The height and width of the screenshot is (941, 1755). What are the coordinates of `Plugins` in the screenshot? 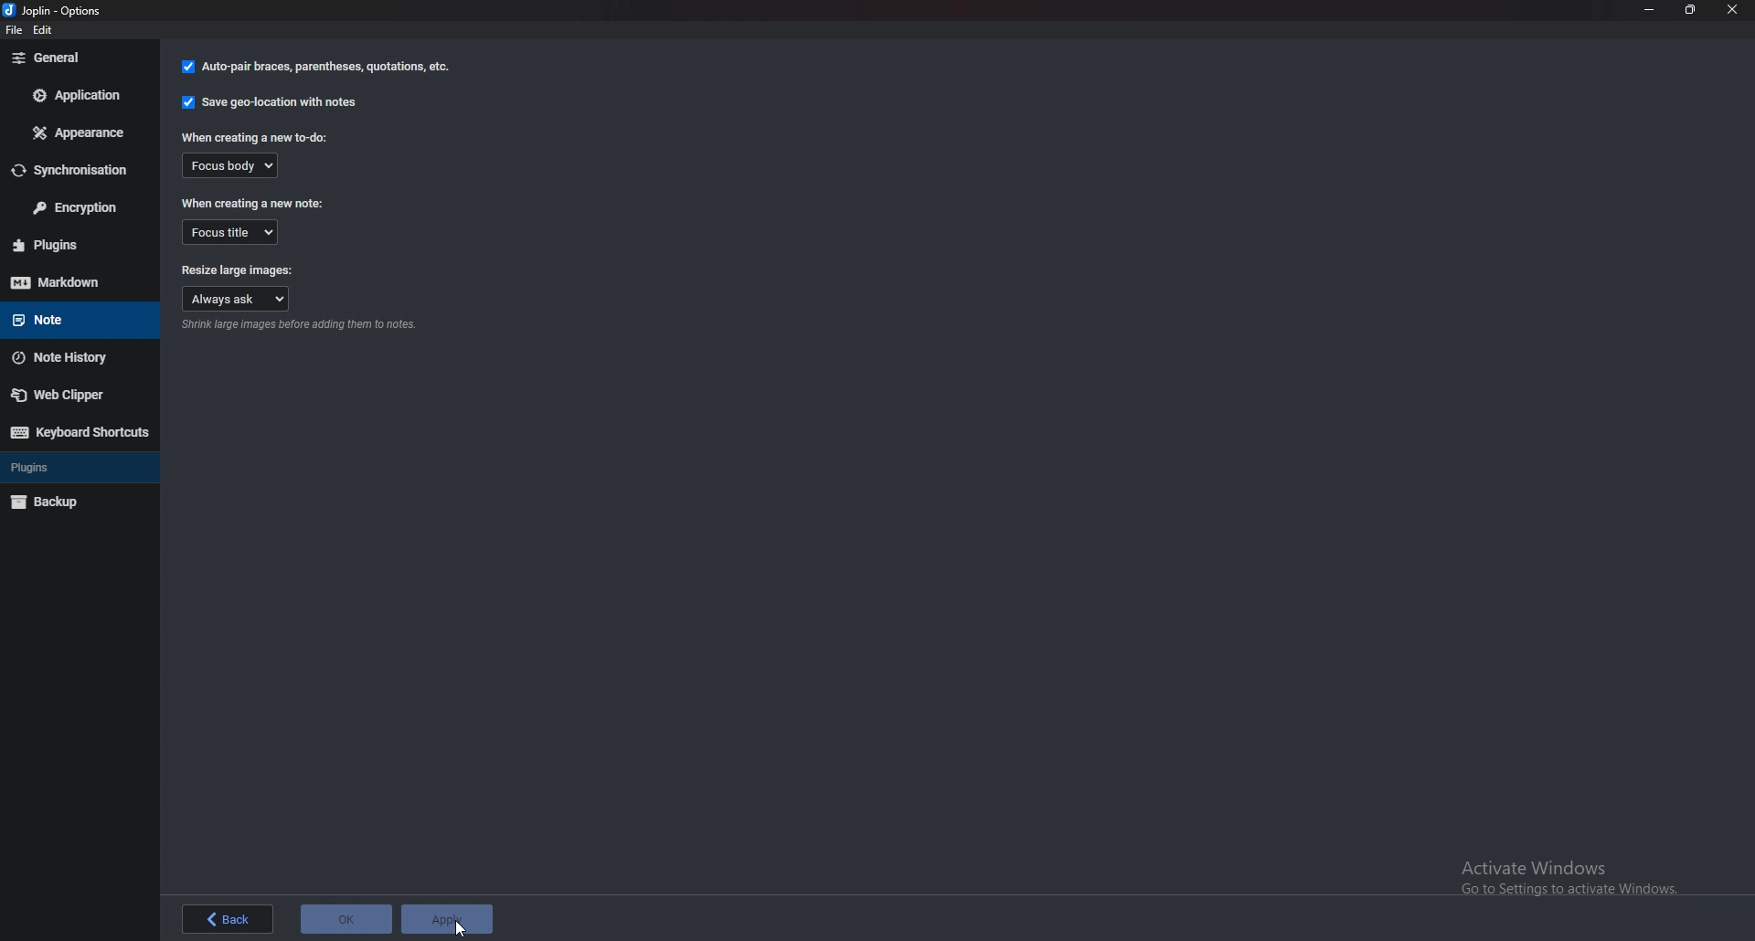 It's located at (77, 245).